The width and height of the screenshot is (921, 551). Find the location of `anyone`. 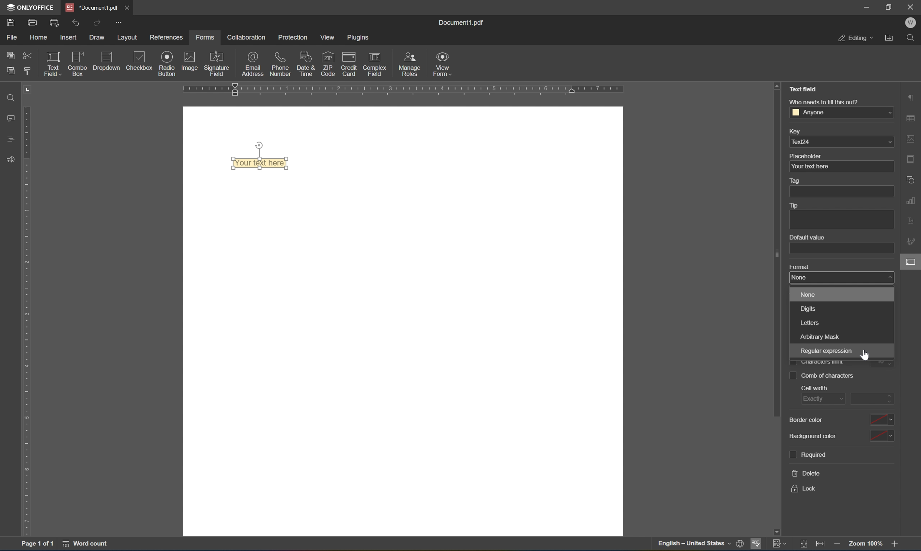

anyone is located at coordinates (842, 112).